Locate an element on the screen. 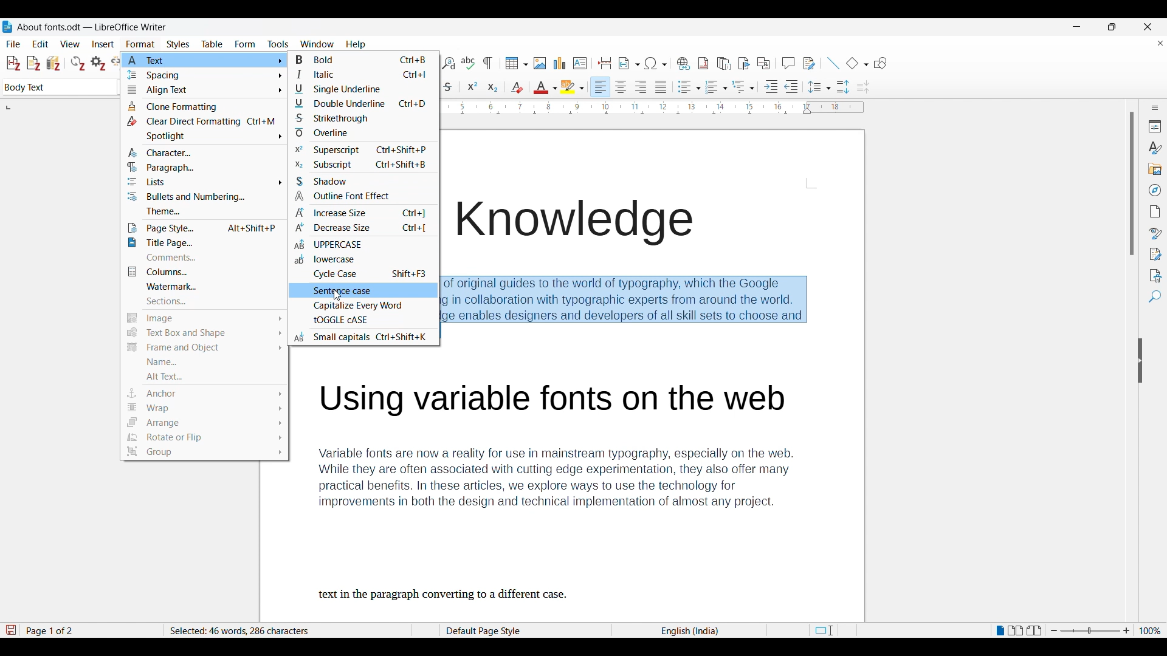 The width and height of the screenshot is (1167, 656). Set document preferences is located at coordinates (98, 63).